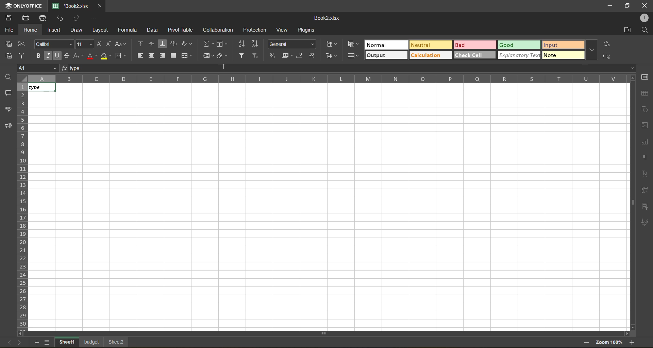 Image resolution: width=653 pixels, height=348 pixels. Describe the element at coordinates (22, 44) in the screenshot. I see `cut` at that location.